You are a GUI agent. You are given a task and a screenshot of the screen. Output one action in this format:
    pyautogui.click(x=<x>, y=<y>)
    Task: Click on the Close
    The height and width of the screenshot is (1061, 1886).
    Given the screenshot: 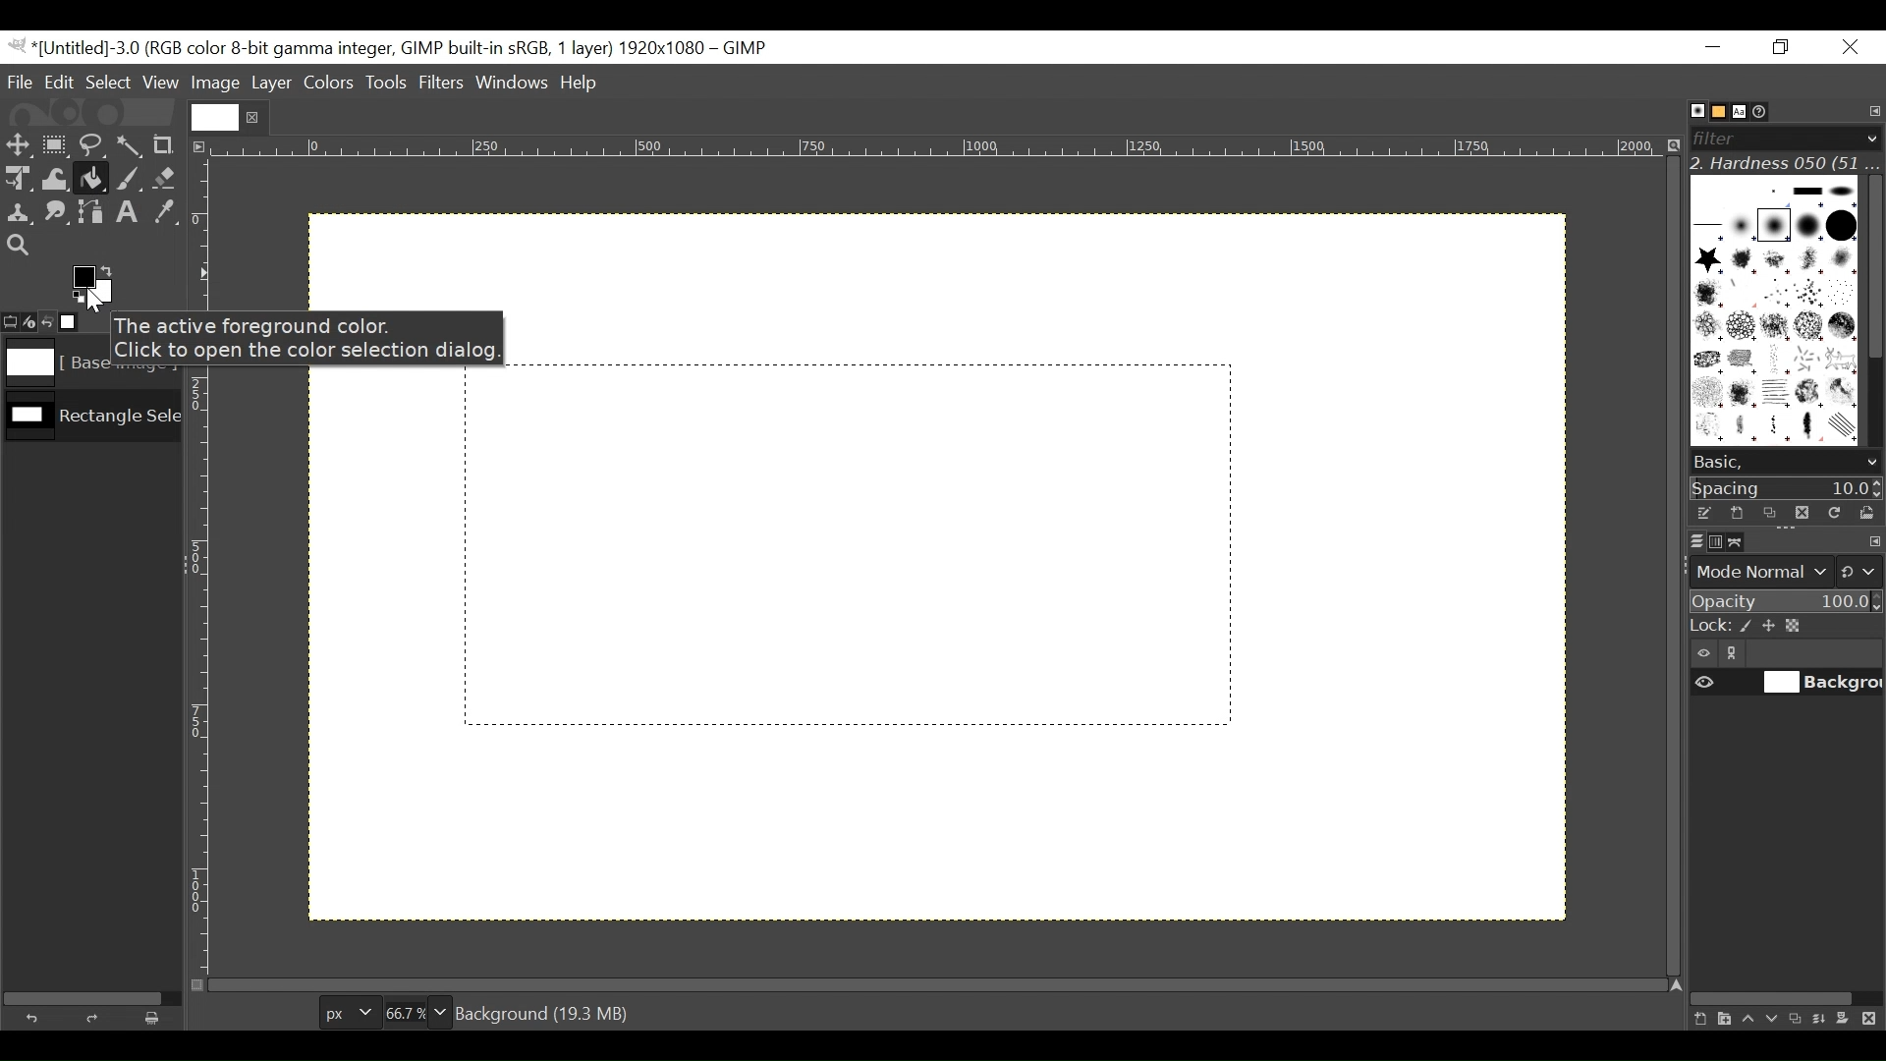 What is the action you would take?
    pyautogui.click(x=1849, y=48)
    